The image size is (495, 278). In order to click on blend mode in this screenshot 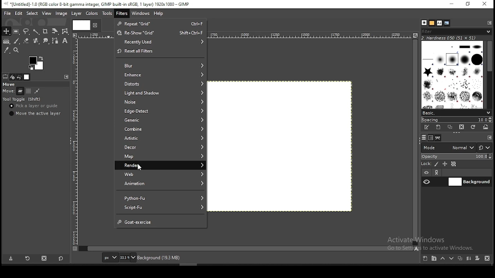, I will do `click(456, 147)`.